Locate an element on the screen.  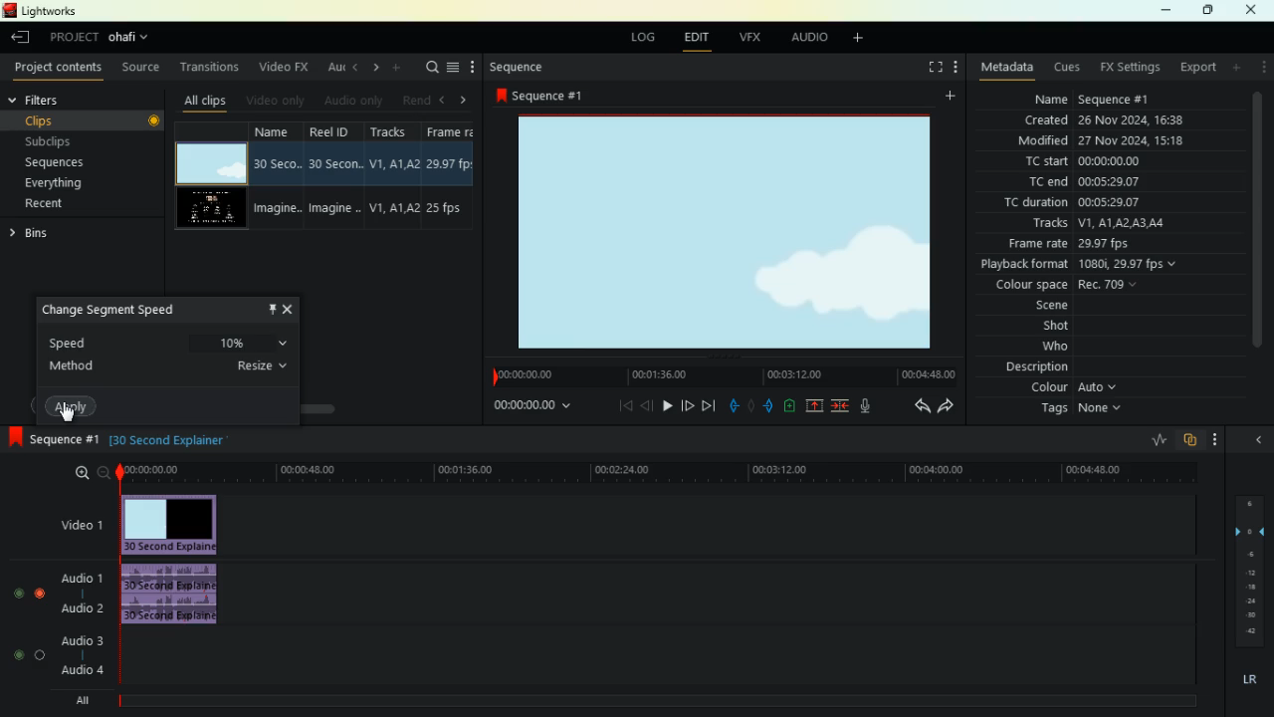
scene is located at coordinates (1030, 308).